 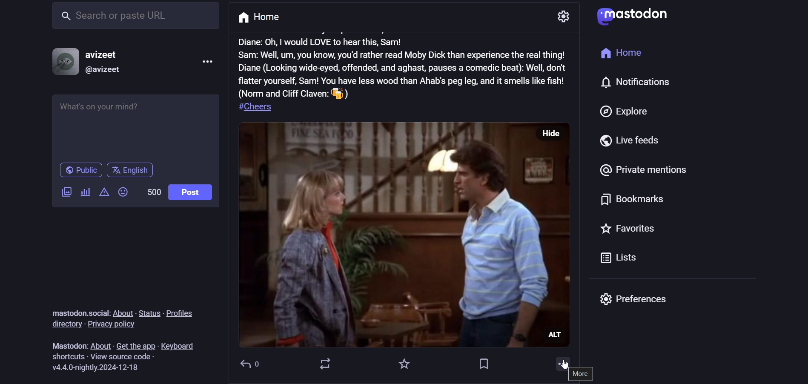 What do you see at coordinates (252, 364) in the screenshot?
I see `reply` at bounding box center [252, 364].